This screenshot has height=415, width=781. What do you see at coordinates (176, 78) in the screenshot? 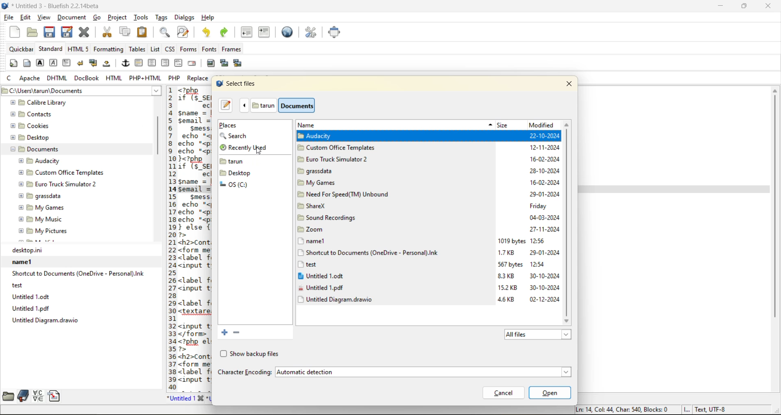
I see `php` at bounding box center [176, 78].